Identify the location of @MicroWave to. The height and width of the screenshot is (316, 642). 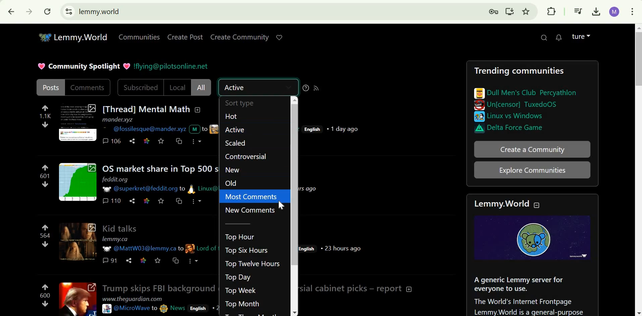
(136, 308).